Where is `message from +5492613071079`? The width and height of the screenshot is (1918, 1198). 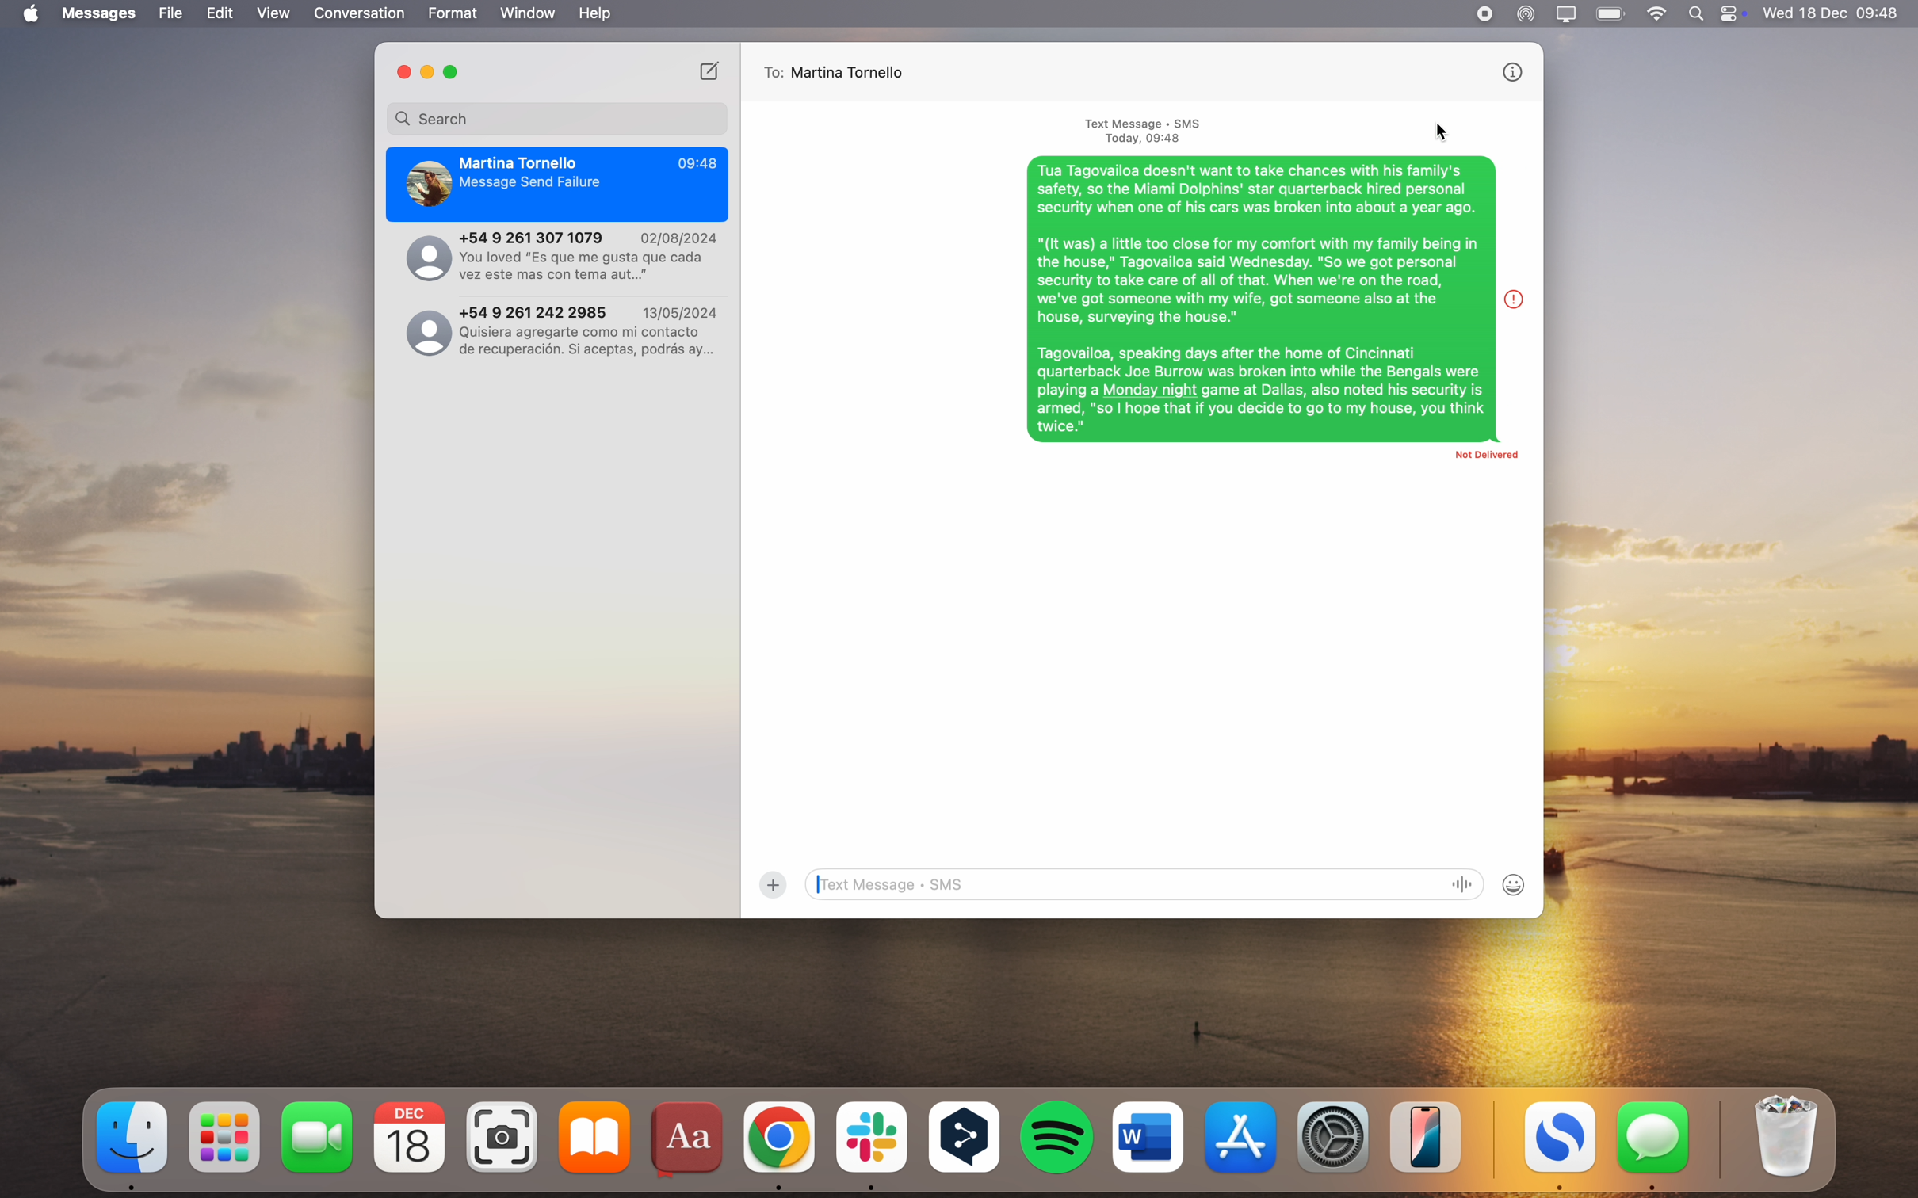 message from +5492613071079 is located at coordinates (556, 257).